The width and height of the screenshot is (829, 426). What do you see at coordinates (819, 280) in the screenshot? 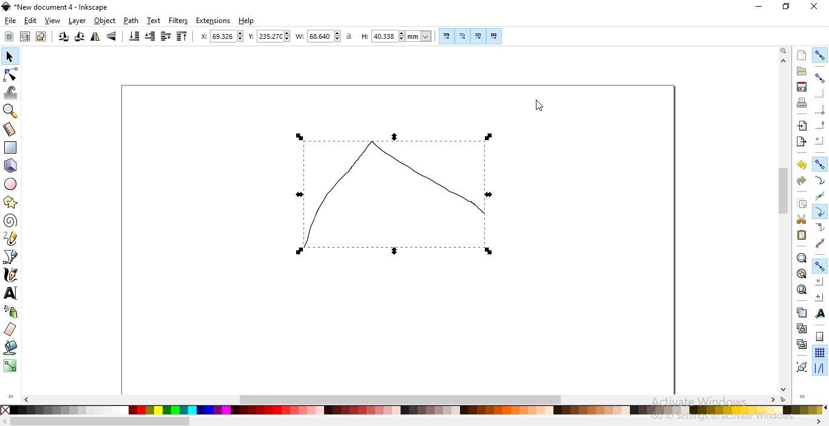
I see `snap centers of objects` at bounding box center [819, 280].